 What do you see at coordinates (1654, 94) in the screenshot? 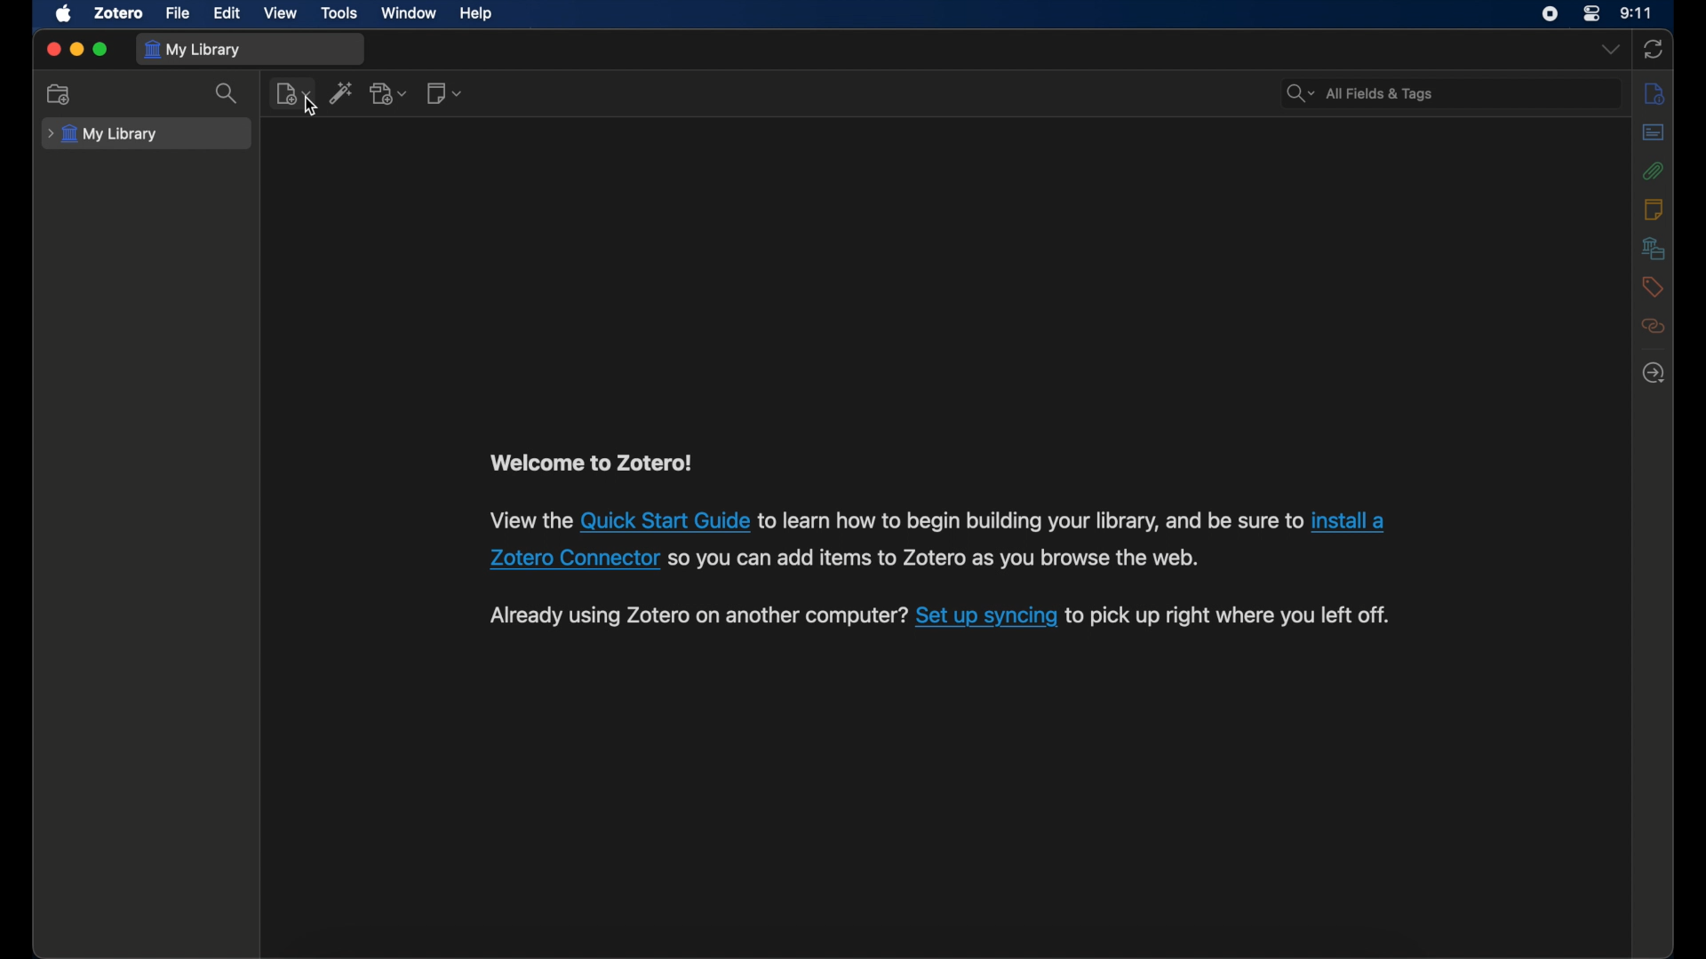
I see `info` at bounding box center [1654, 94].